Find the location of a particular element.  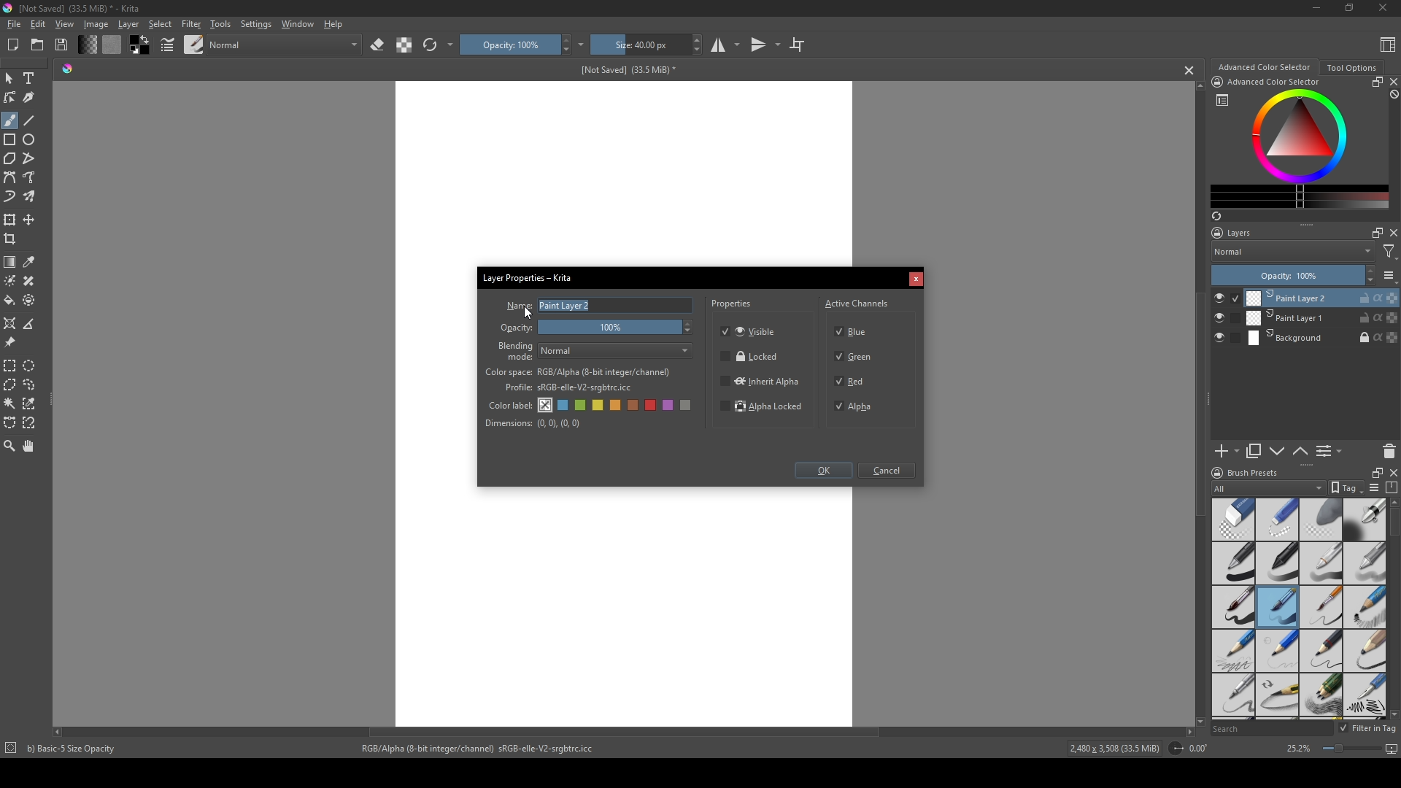

resize is located at coordinates (1348, 9).